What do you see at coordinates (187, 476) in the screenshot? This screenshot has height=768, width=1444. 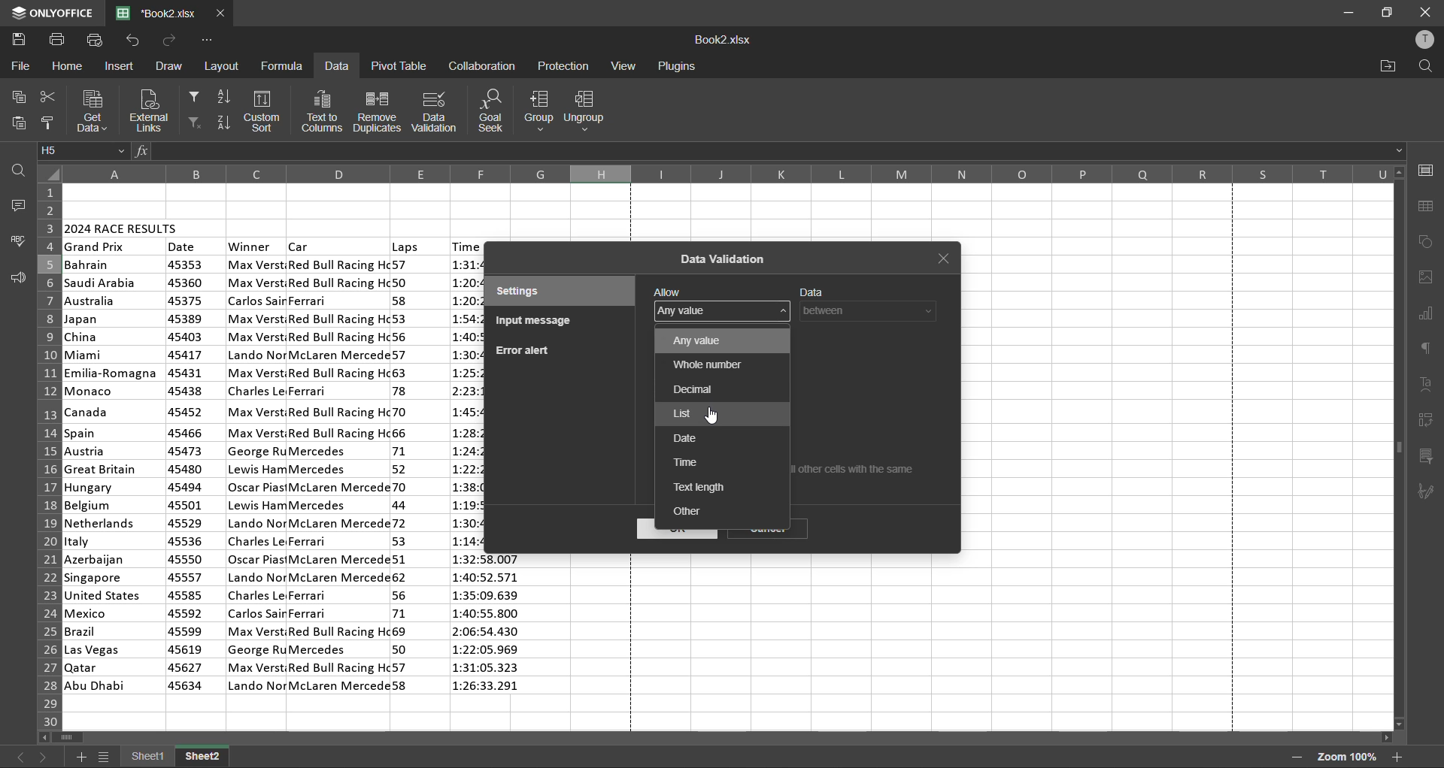 I see `date` at bounding box center [187, 476].